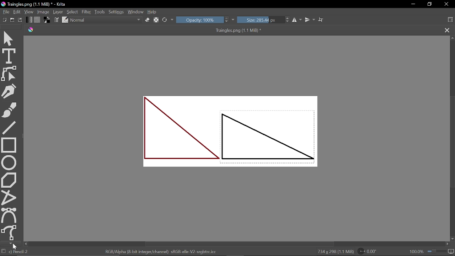 This screenshot has height=256, width=455. I want to click on Save, so click(20, 20).